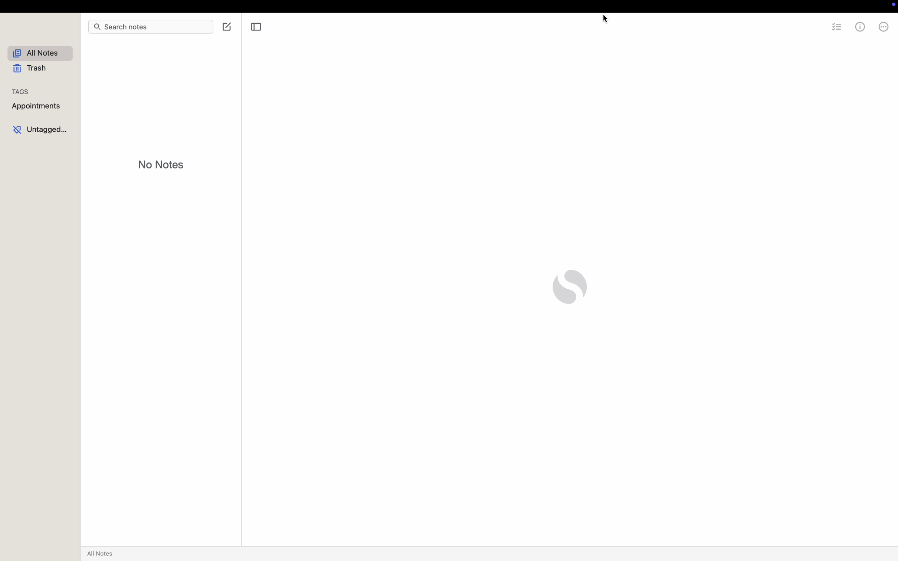 The image size is (898, 561). I want to click on appointments, so click(37, 105).